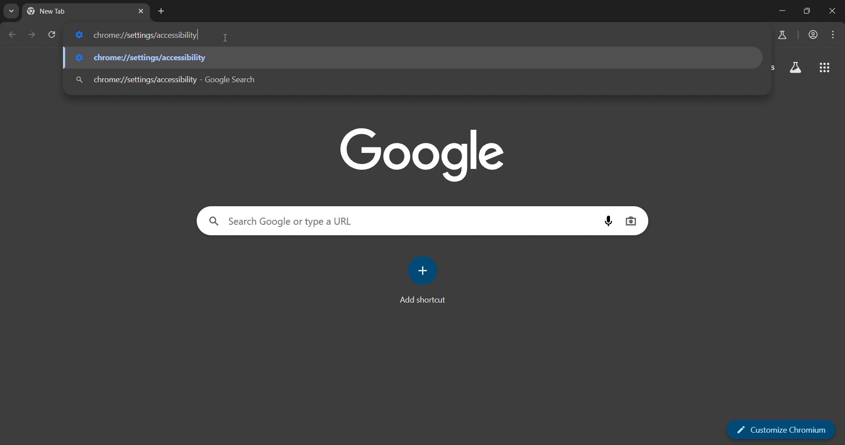  Describe the element at coordinates (607, 221) in the screenshot. I see `voice search` at that location.